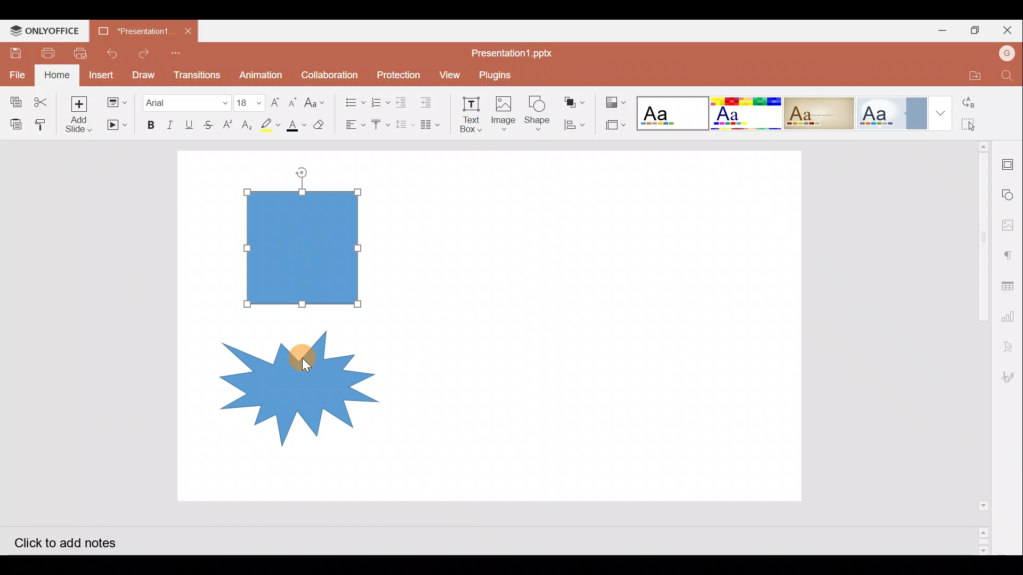 Image resolution: width=1023 pixels, height=575 pixels. I want to click on Home, so click(57, 75).